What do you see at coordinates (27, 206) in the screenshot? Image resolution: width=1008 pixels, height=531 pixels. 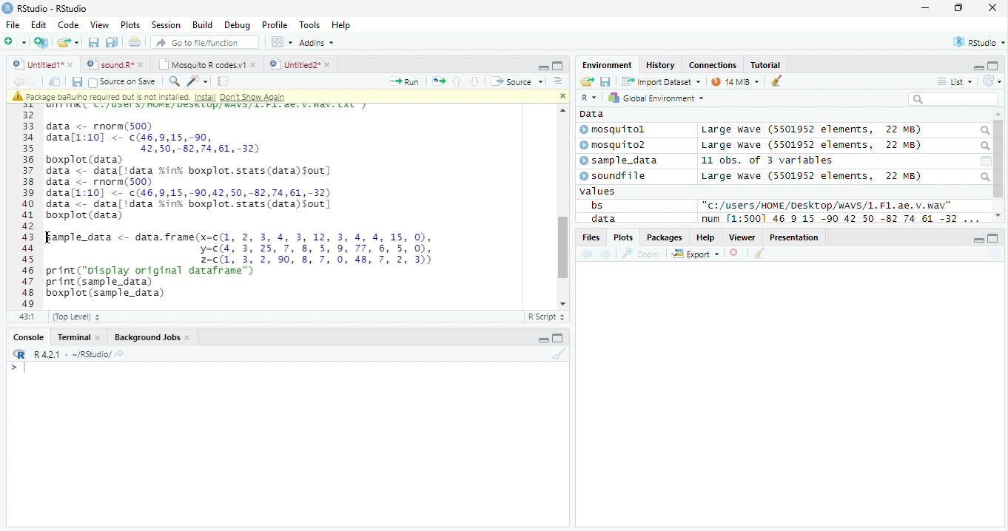 I see `Numbering line` at bounding box center [27, 206].